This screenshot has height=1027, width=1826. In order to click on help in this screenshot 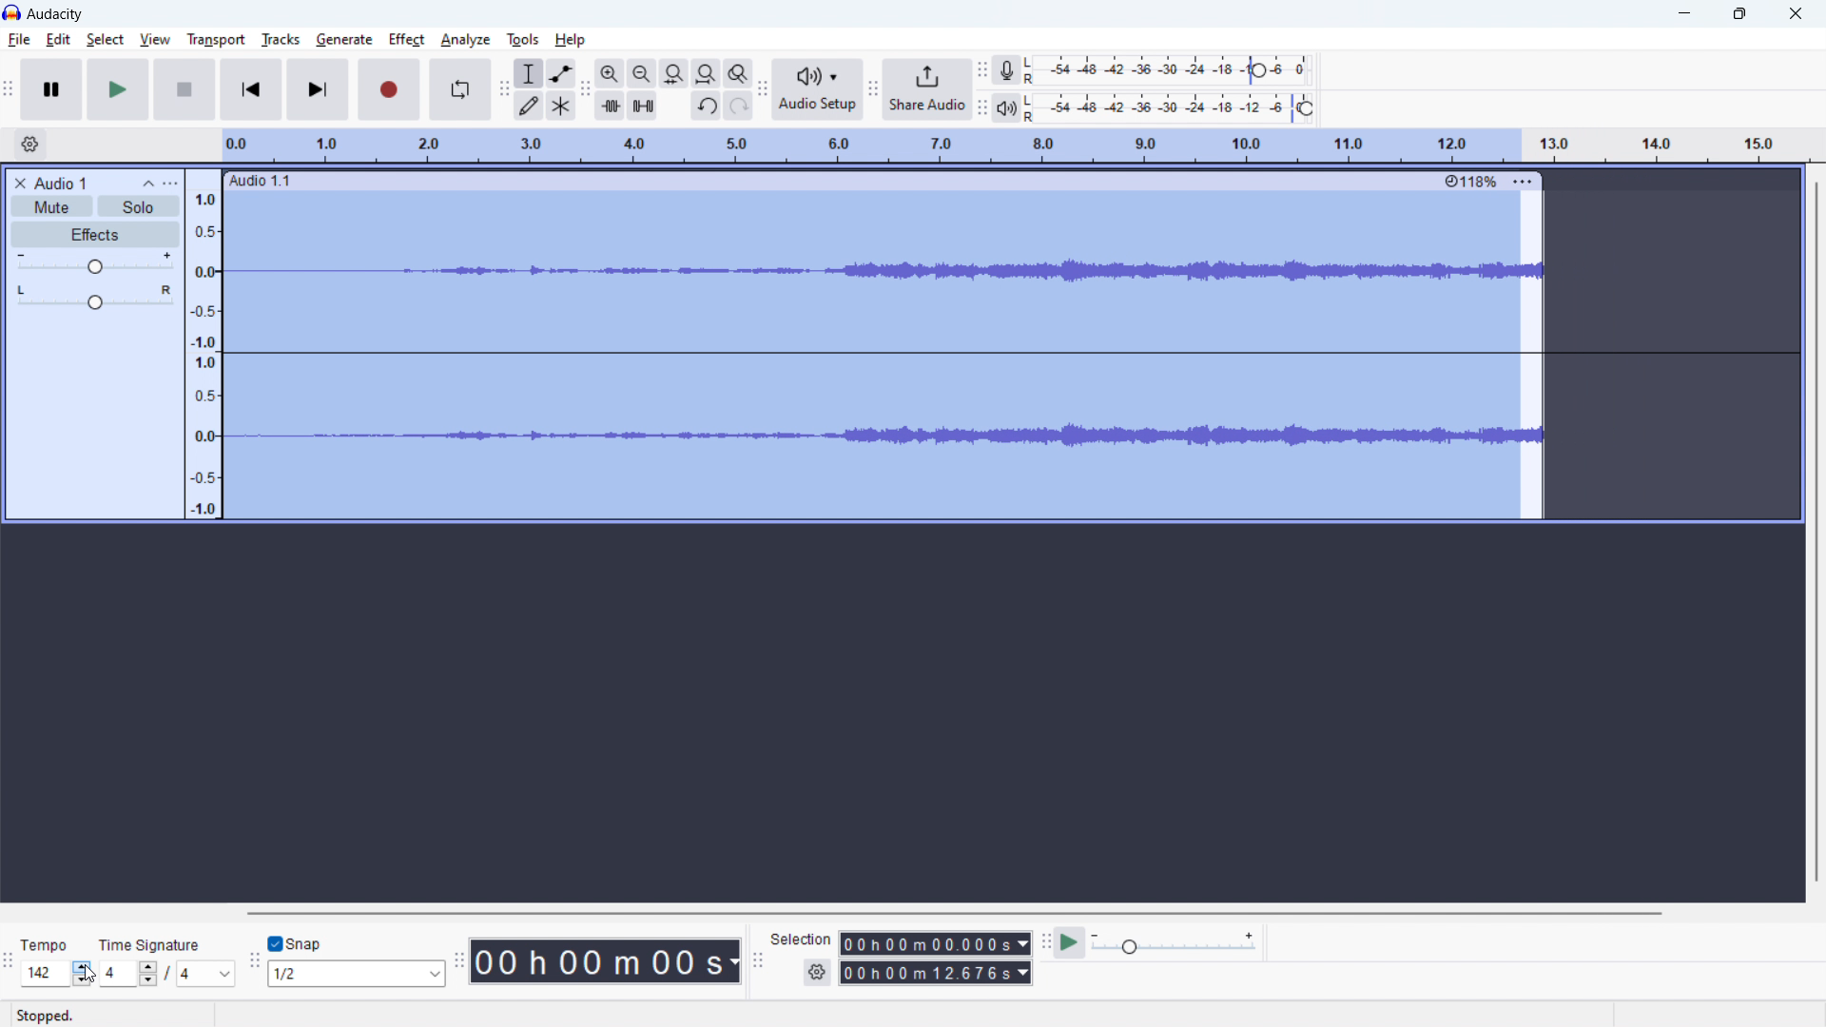, I will do `click(572, 40)`.